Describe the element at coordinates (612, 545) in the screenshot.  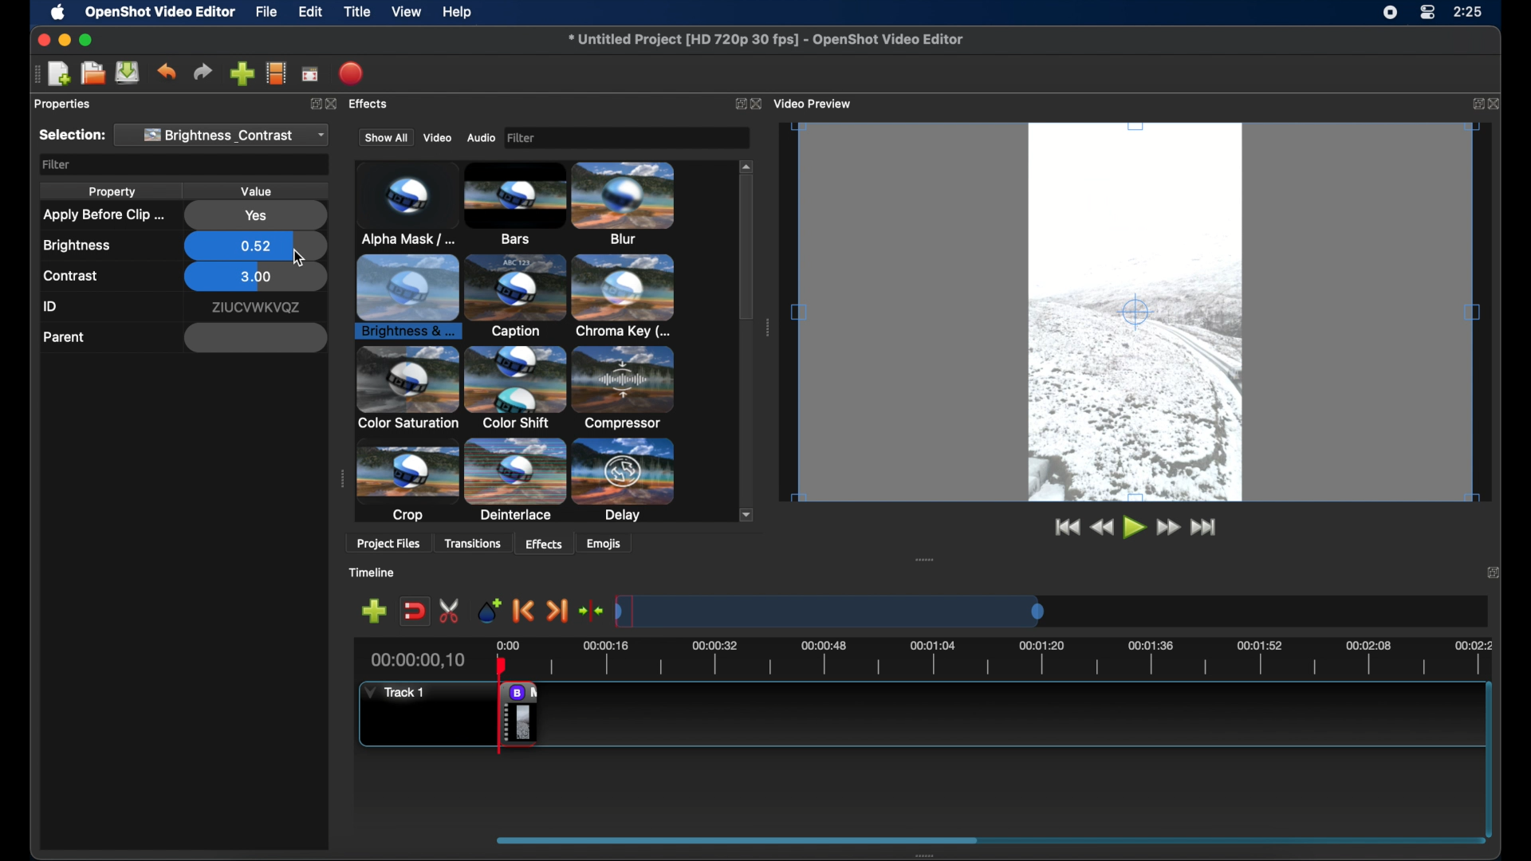
I see `emojis` at that location.